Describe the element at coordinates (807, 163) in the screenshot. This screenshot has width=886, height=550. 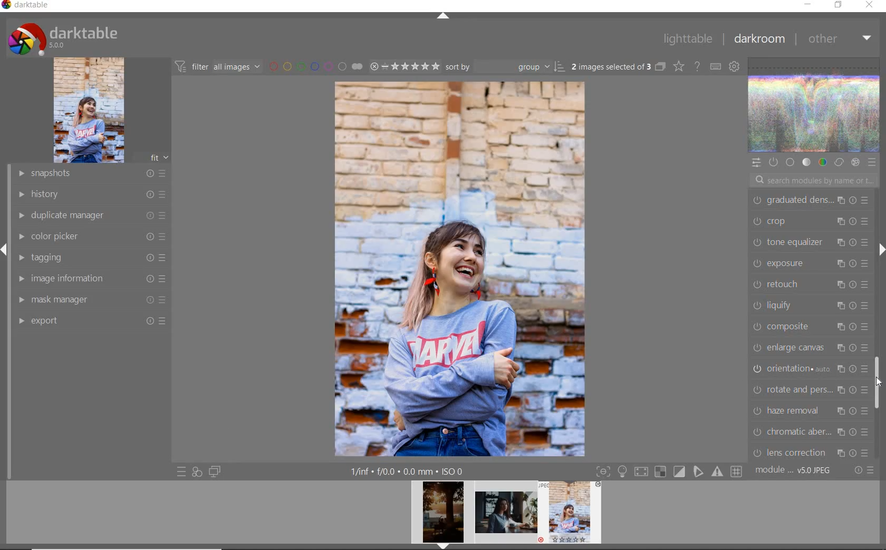
I see `tone` at that location.